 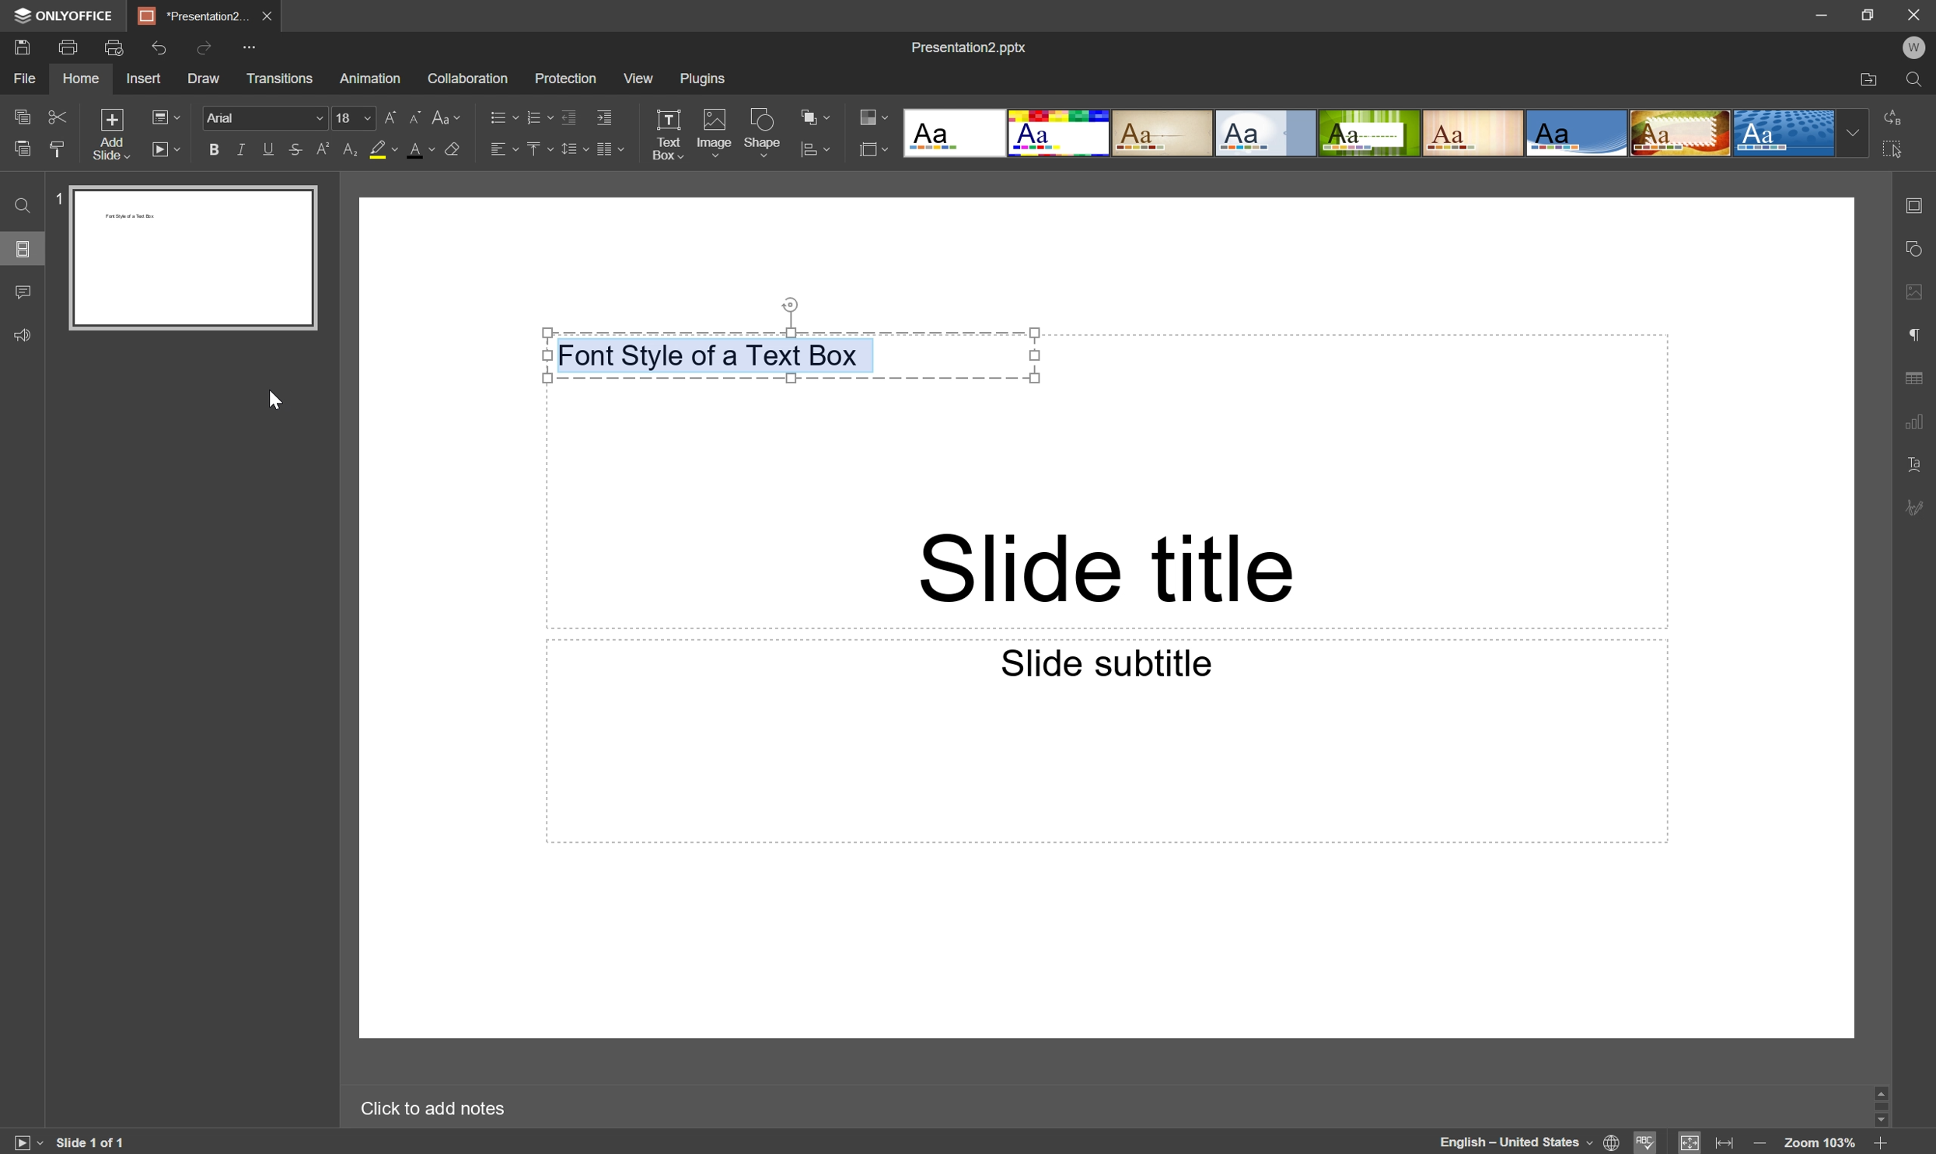 What do you see at coordinates (568, 113) in the screenshot?
I see `Decrease indent` at bounding box center [568, 113].